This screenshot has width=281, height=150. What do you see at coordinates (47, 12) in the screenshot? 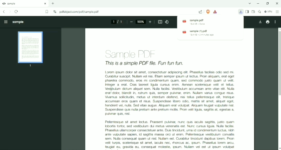
I see `Bookmark this tab` at bounding box center [47, 12].